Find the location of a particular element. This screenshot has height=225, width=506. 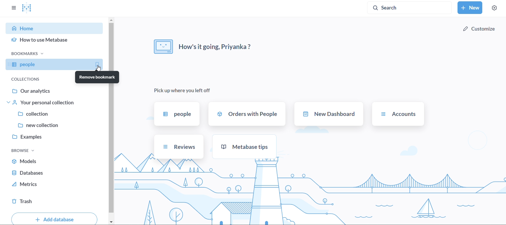

models is located at coordinates (54, 162).